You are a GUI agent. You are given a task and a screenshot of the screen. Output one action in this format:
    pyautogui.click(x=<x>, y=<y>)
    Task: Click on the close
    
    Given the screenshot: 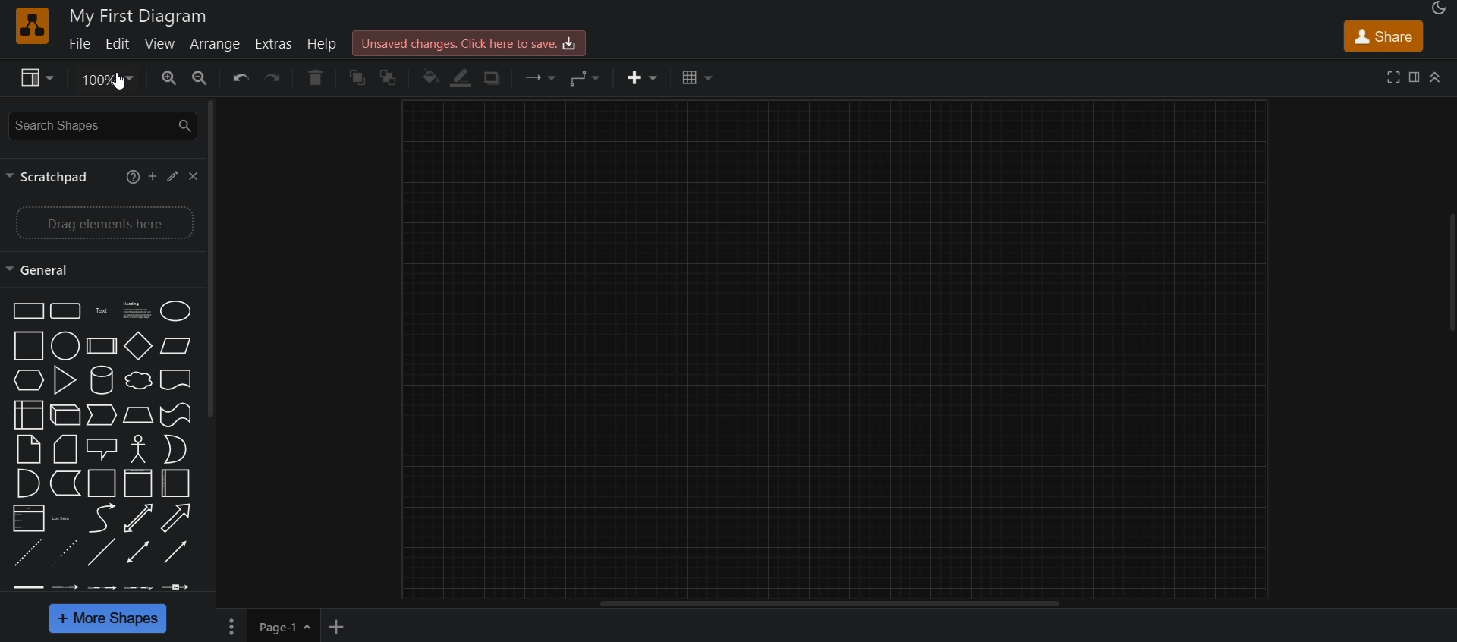 What is the action you would take?
    pyautogui.click(x=195, y=176)
    